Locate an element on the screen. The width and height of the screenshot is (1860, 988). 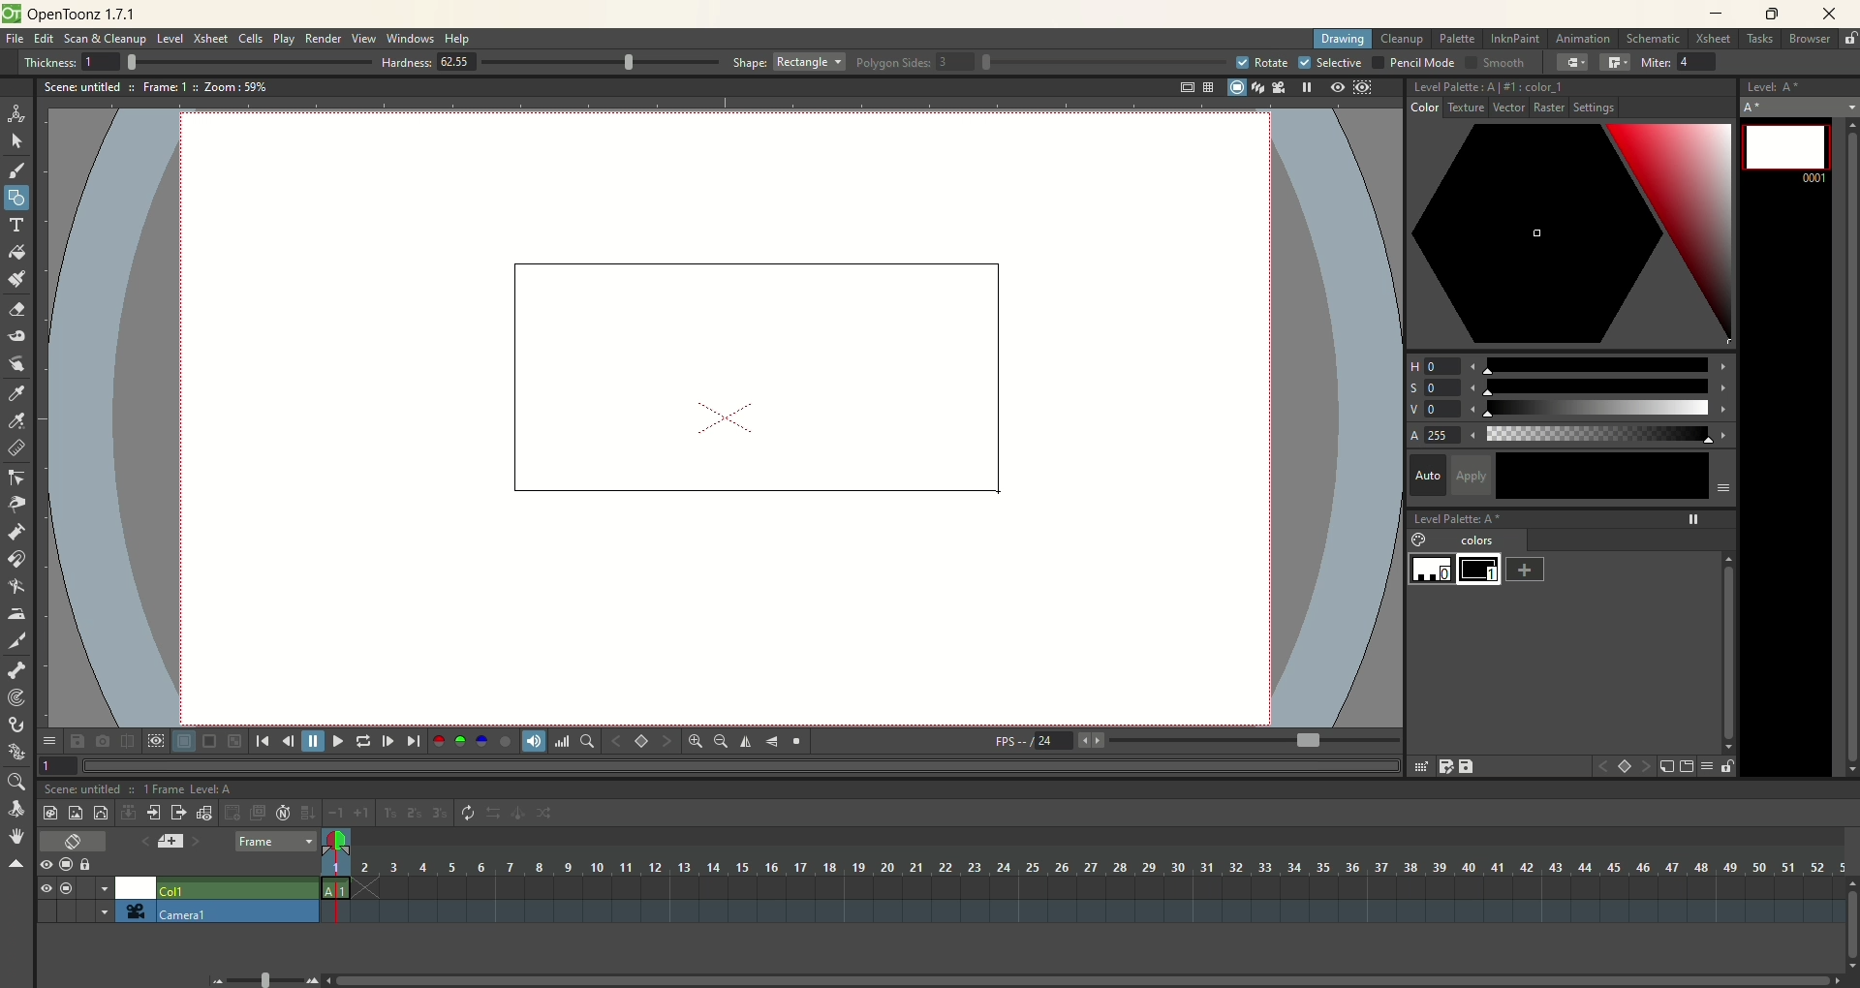
unlock is located at coordinates (1850, 40).